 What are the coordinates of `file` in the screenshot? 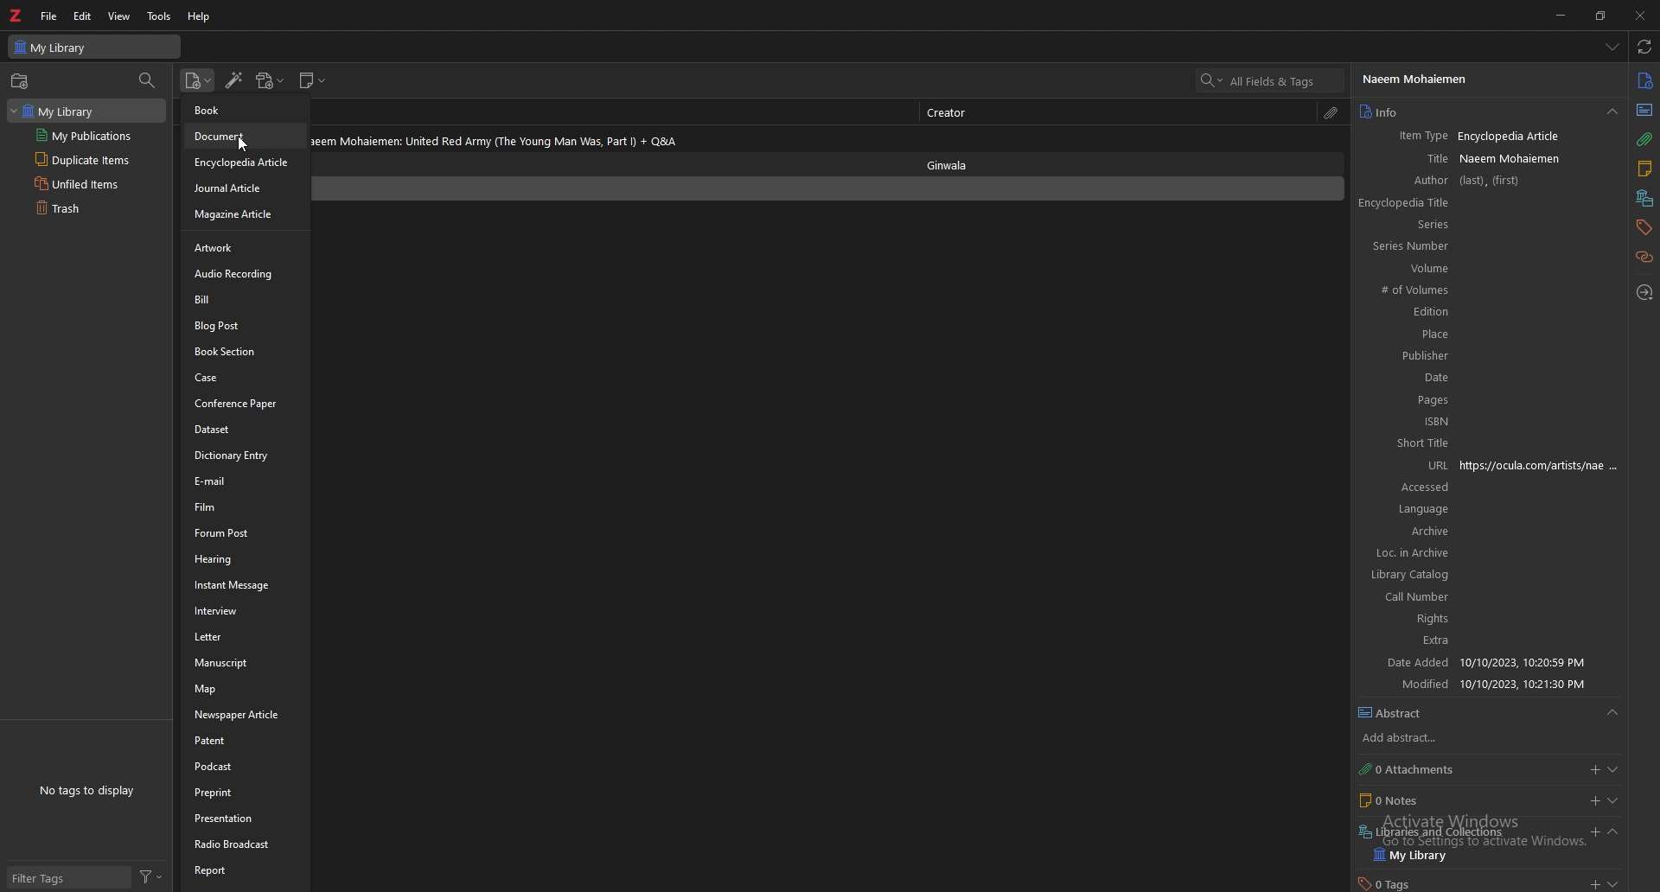 It's located at (51, 16).